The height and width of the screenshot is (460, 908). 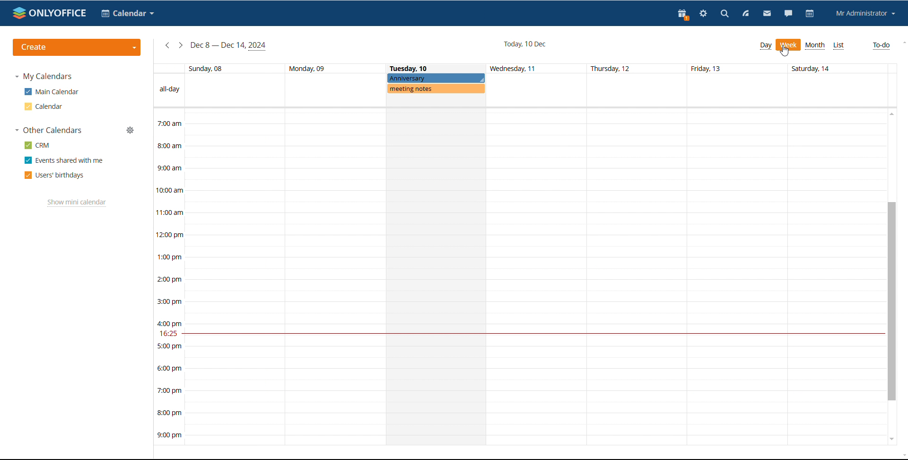 I want to click on talk, so click(x=788, y=13).